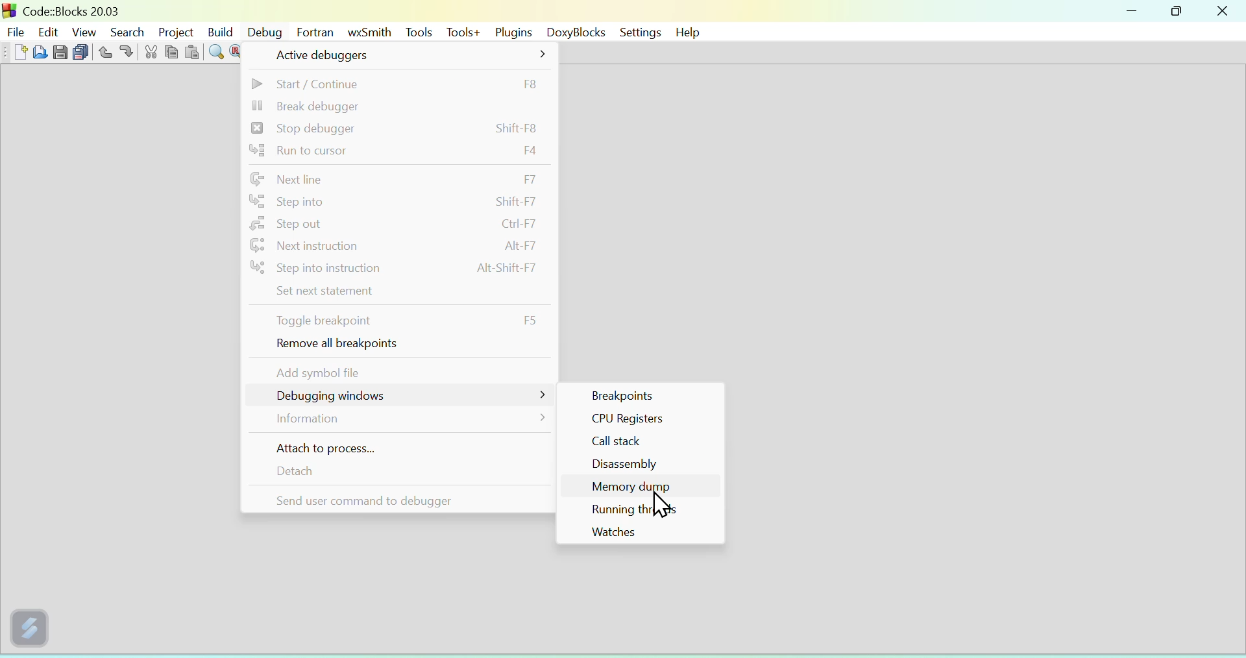 The width and height of the screenshot is (1246, 658). Describe the element at coordinates (394, 498) in the screenshot. I see `send user command to debugger` at that location.